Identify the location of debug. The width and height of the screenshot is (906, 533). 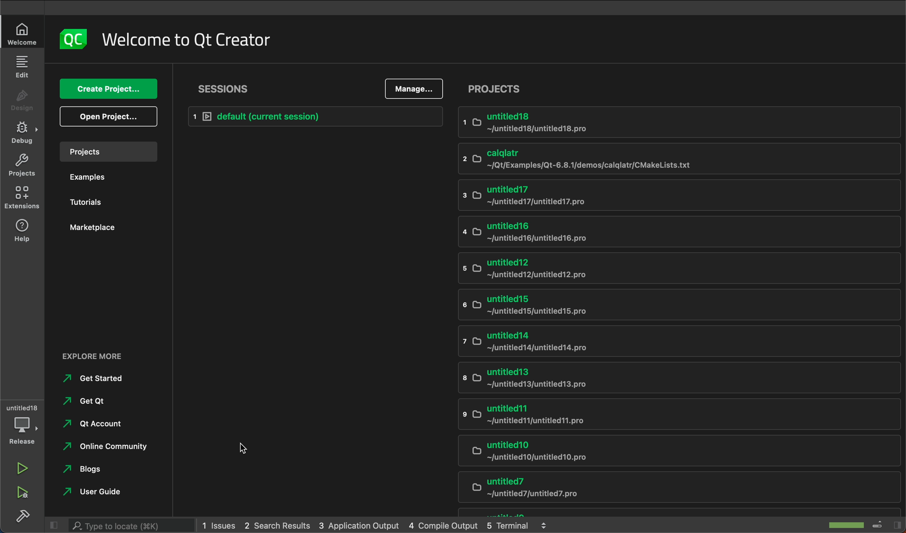
(24, 134).